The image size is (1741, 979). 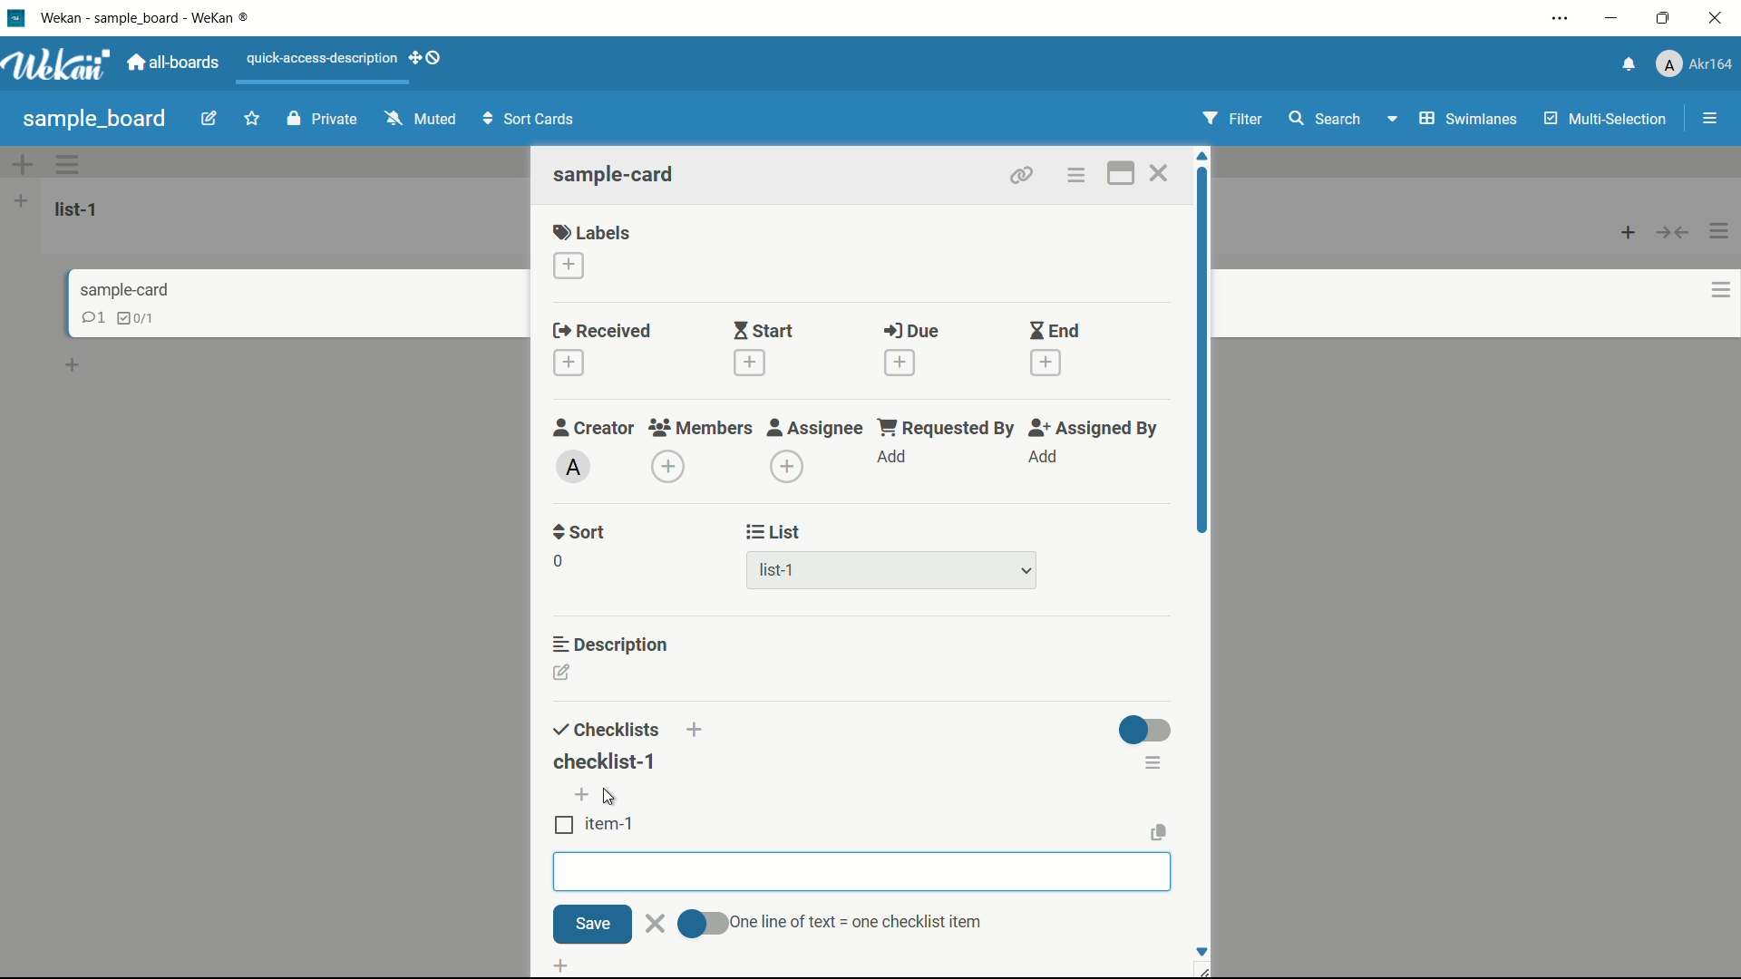 What do you see at coordinates (22, 203) in the screenshot?
I see `add list` at bounding box center [22, 203].